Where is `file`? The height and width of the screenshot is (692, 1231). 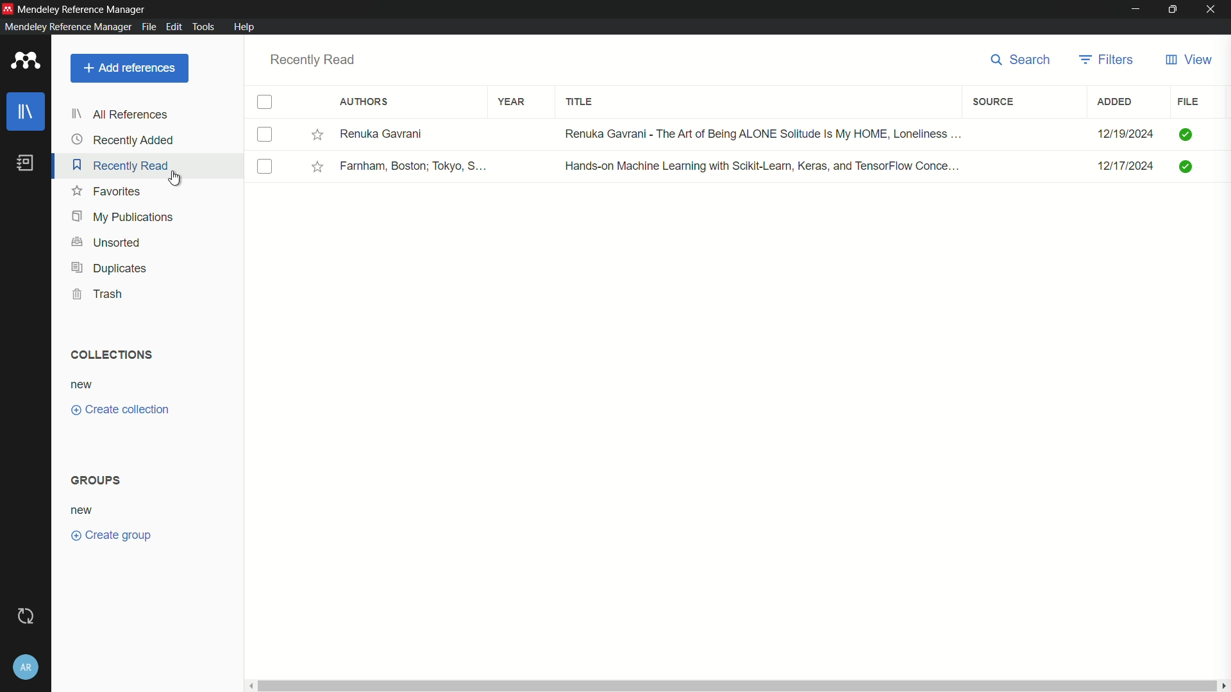 file is located at coordinates (1189, 101).